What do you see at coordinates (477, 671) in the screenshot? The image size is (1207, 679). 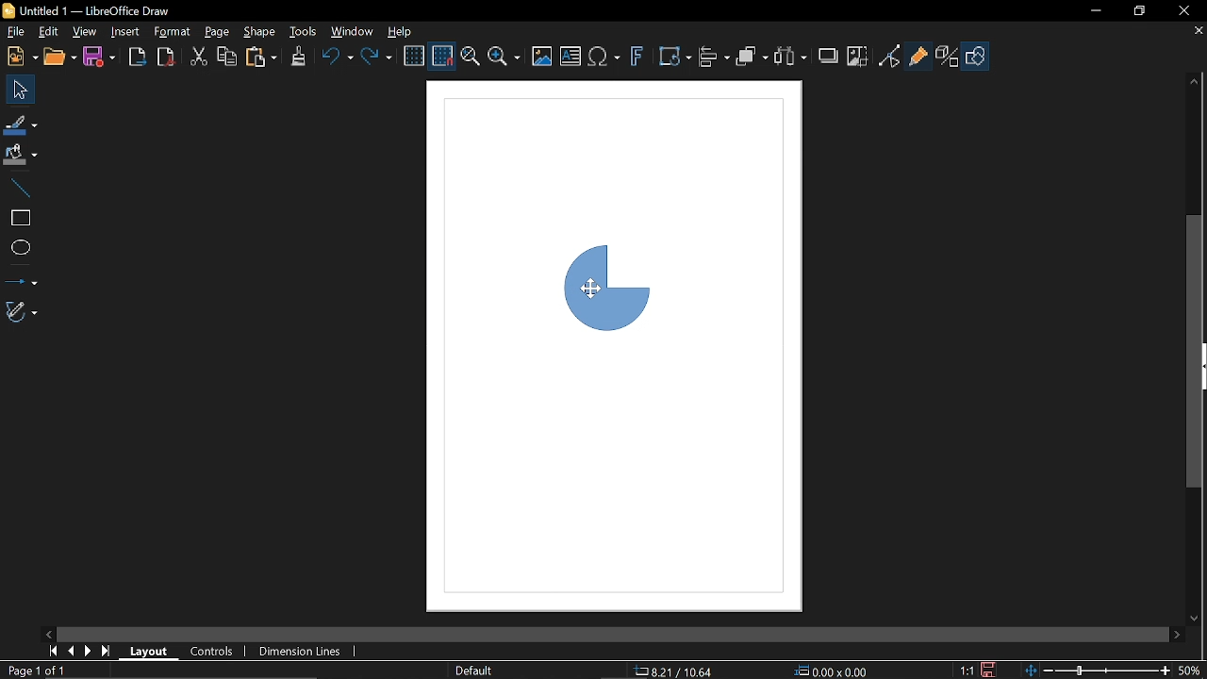 I see `Default (Slide master name)` at bounding box center [477, 671].